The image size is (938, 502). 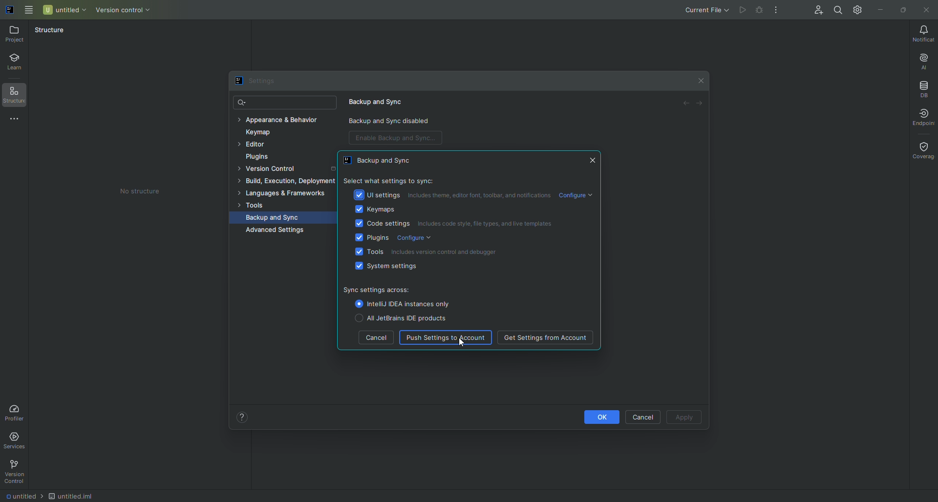 What do you see at coordinates (446, 337) in the screenshot?
I see `Push Settings to Account` at bounding box center [446, 337].